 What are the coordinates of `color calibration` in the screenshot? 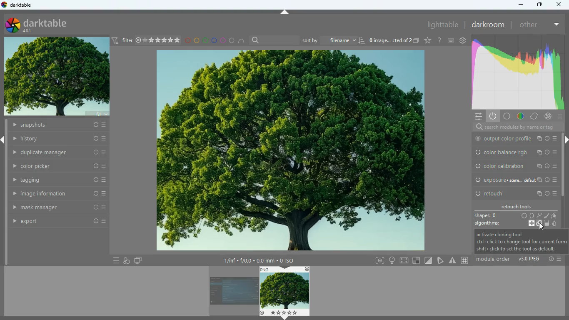 It's located at (514, 166).